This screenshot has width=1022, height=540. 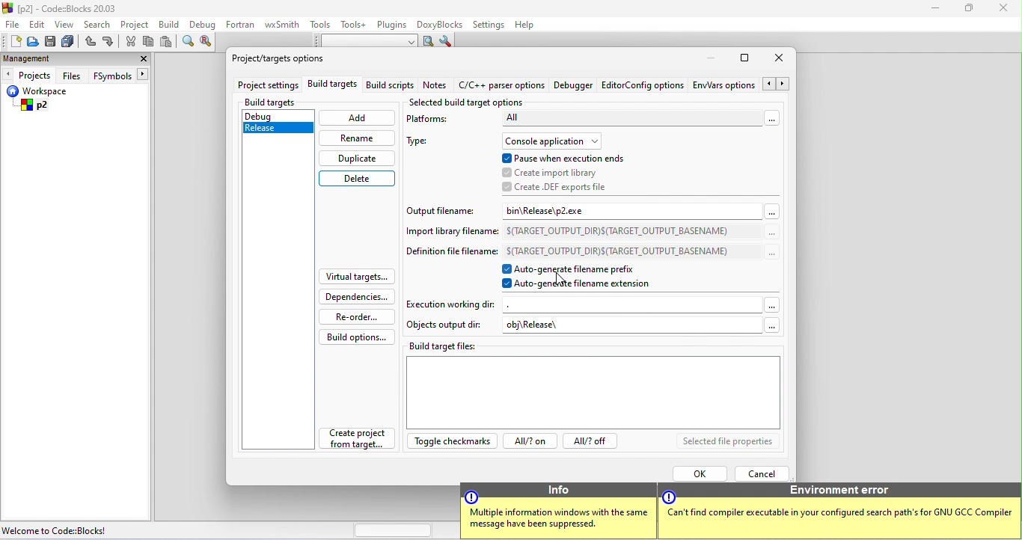 I want to click on close, so click(x=1003, y=11).